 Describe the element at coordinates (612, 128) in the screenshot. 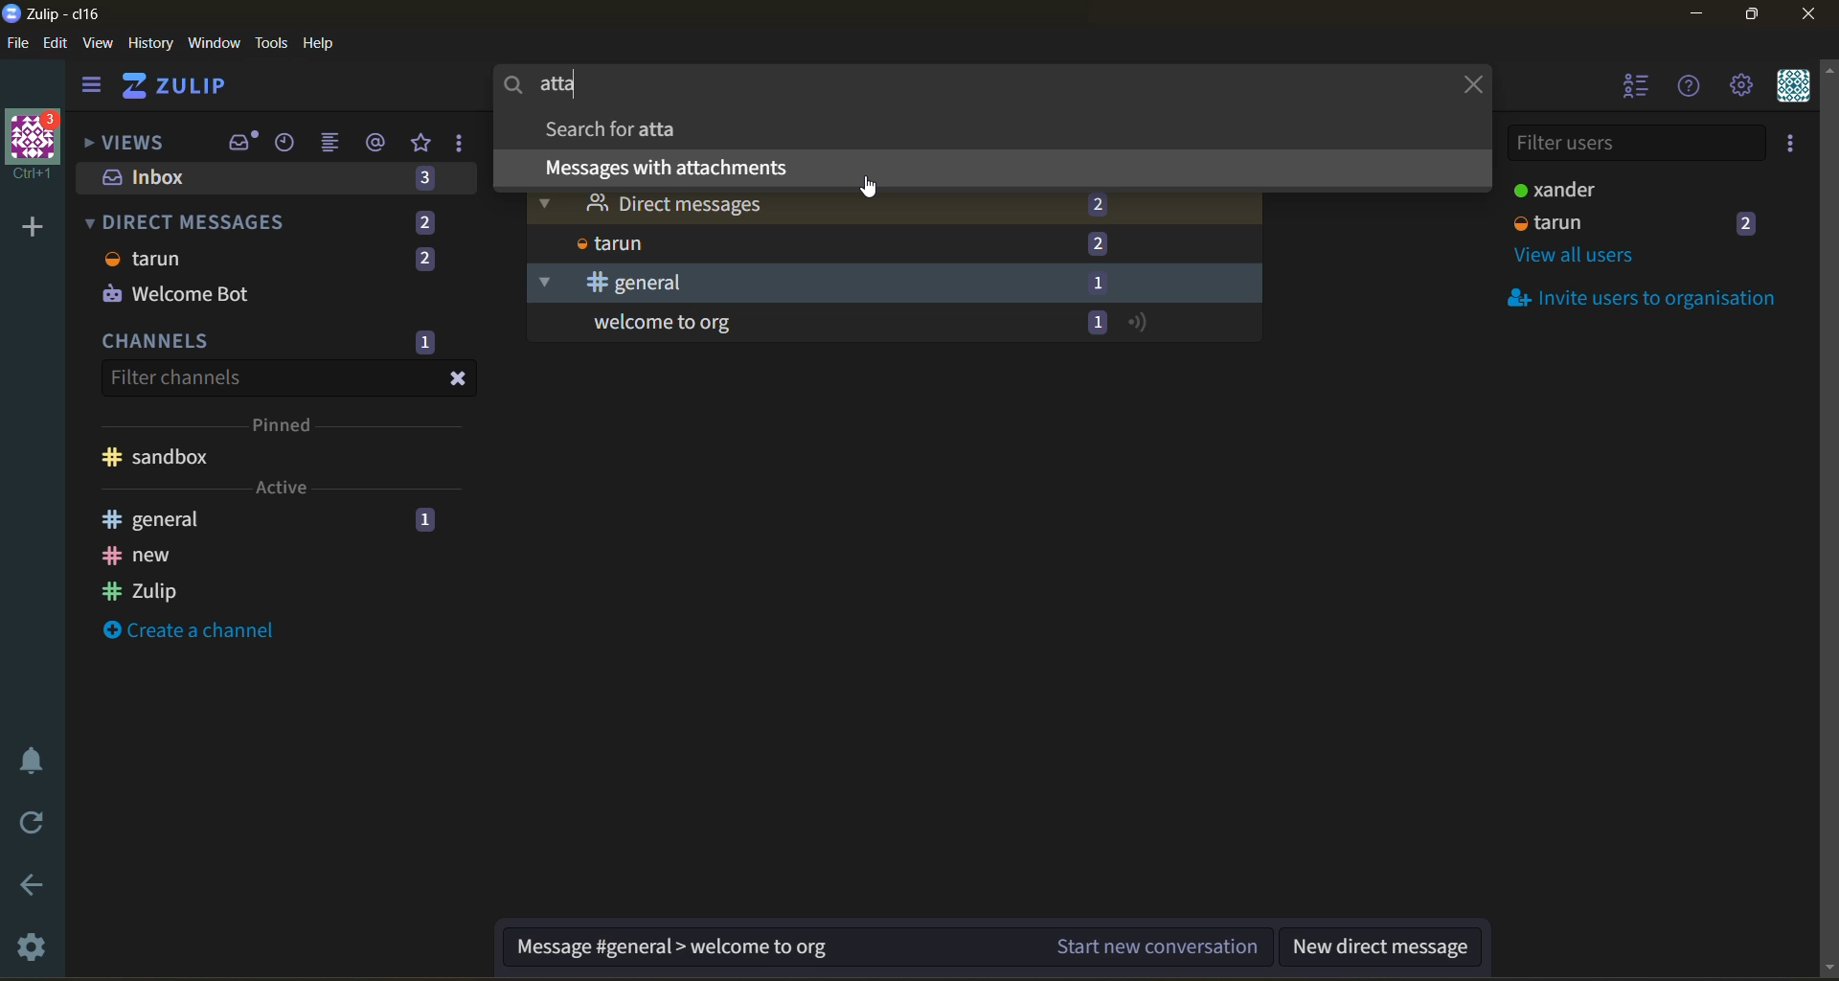

I see `Search for atta` at that location.